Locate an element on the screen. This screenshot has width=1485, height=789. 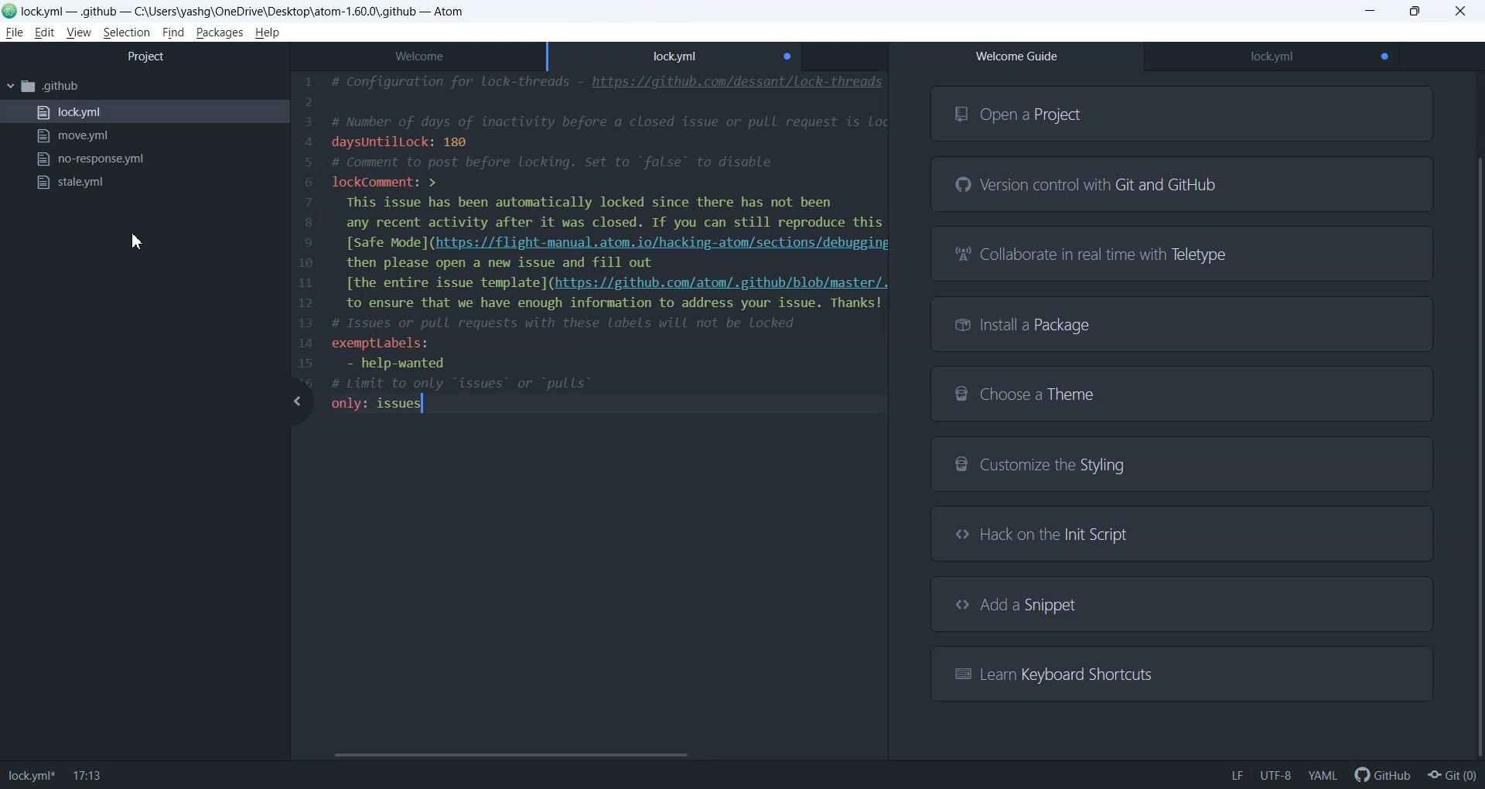
Git (0) is located at coordinates (1453, 775).